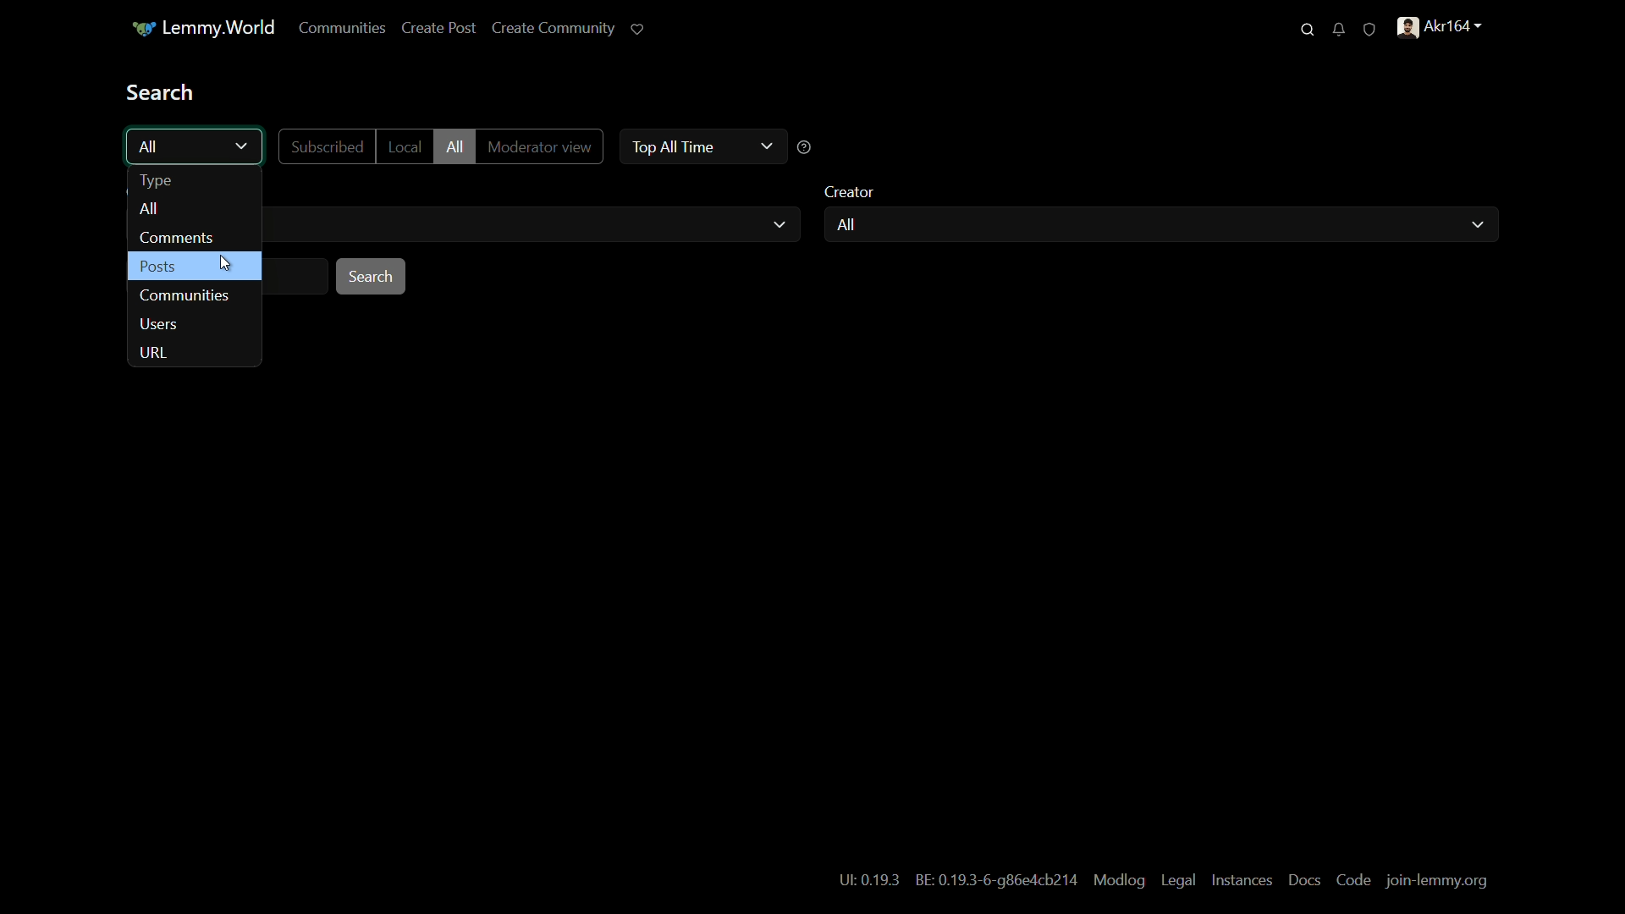  What do you see at coordinates (149, 210) in the screenshot?
I see `all` at bounding box center [149, 210].